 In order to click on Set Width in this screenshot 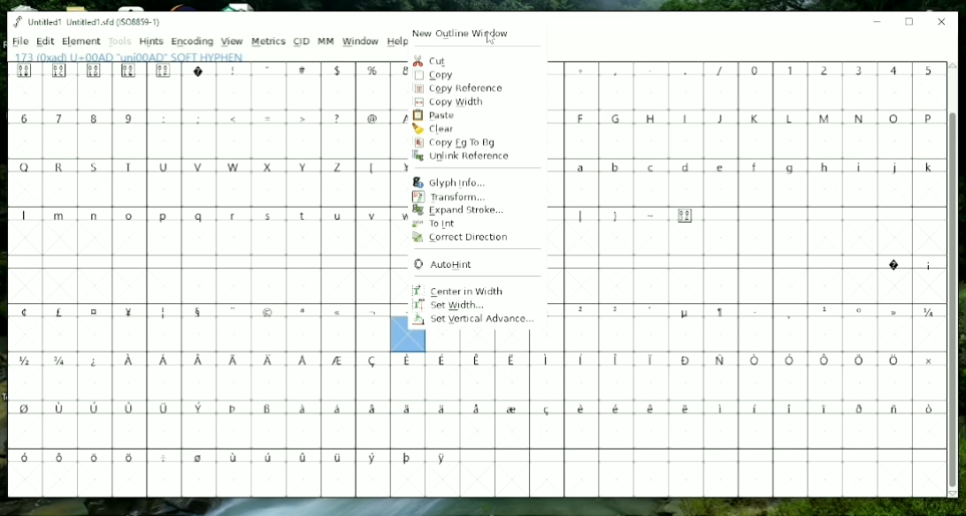, I will do `click(449, 305)`.